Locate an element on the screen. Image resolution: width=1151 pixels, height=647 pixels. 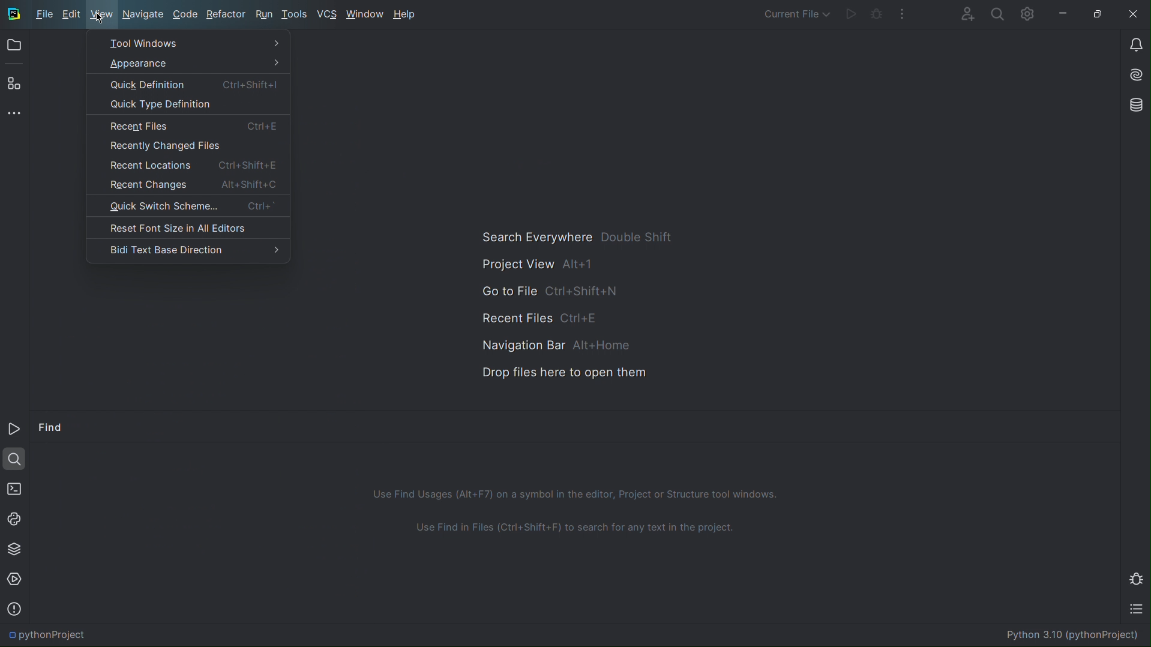
Settings is located at coordinates (1026, 14).